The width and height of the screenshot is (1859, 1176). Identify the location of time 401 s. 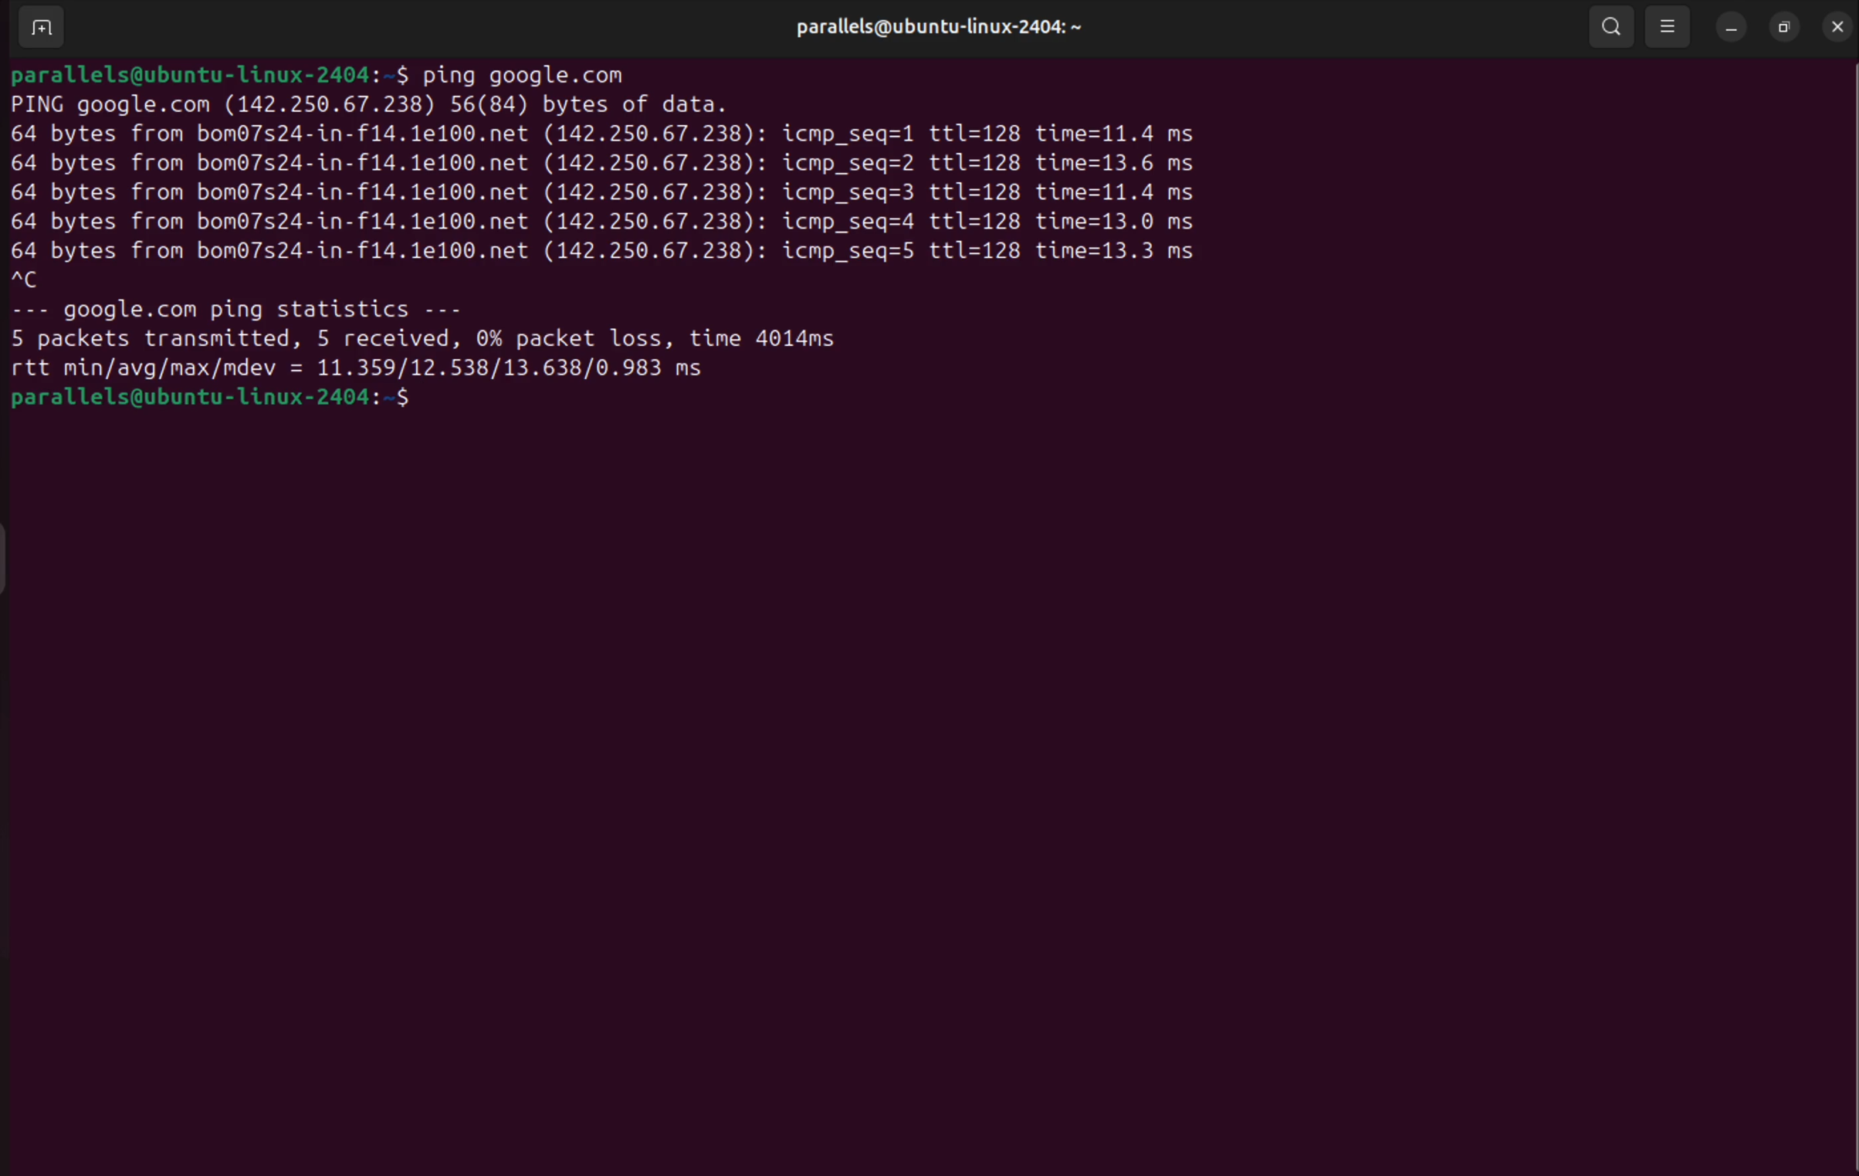
(773, 339).